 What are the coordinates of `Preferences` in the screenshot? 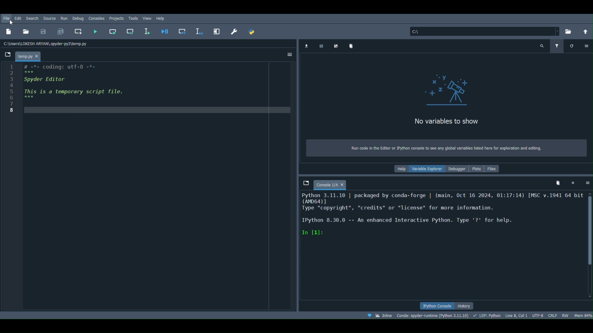 It's located at (235, 31).